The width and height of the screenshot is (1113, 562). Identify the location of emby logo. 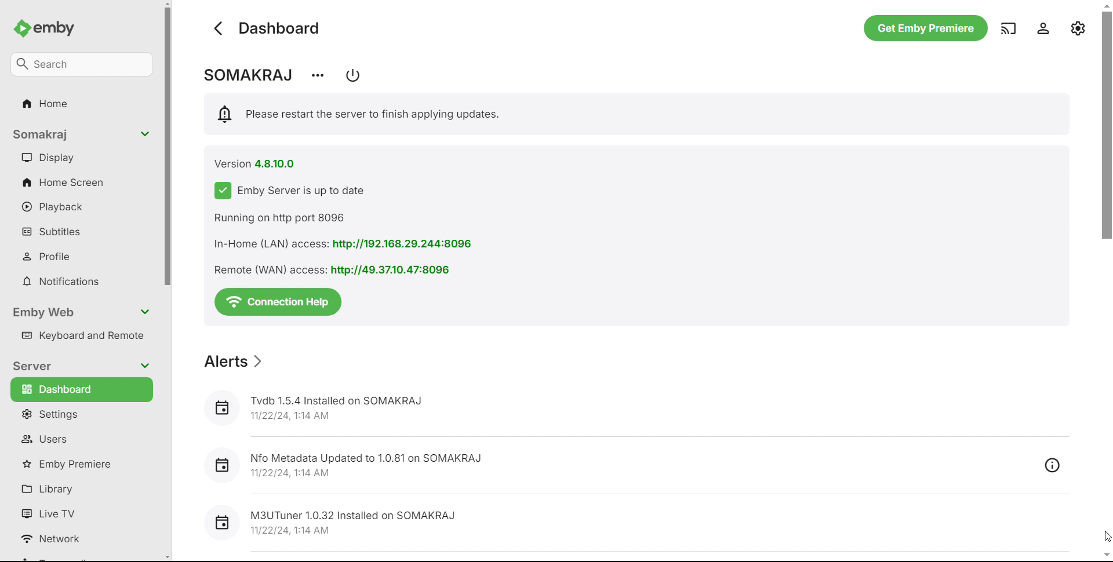
(22, 28).